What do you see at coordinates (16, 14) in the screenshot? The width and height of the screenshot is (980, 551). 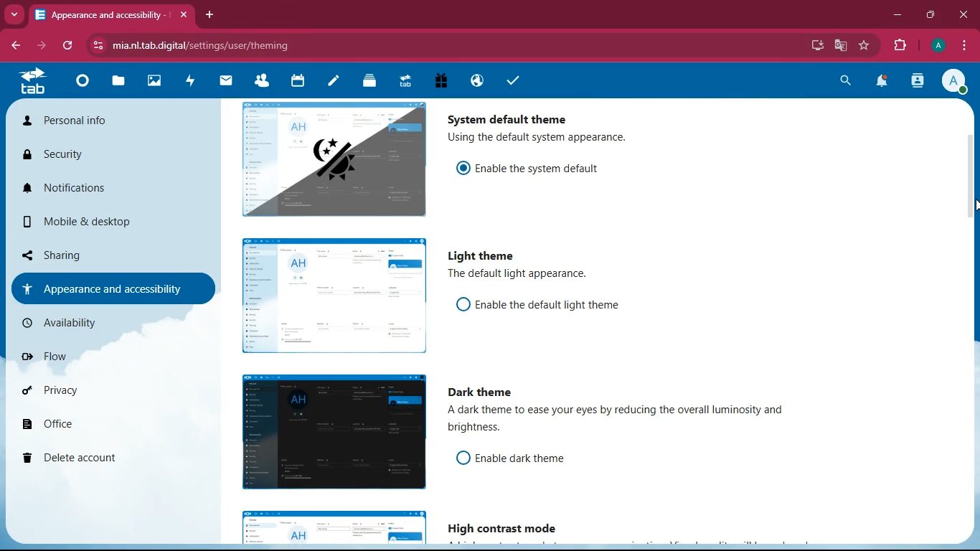 I see `more` at bounding box center [16, 14].